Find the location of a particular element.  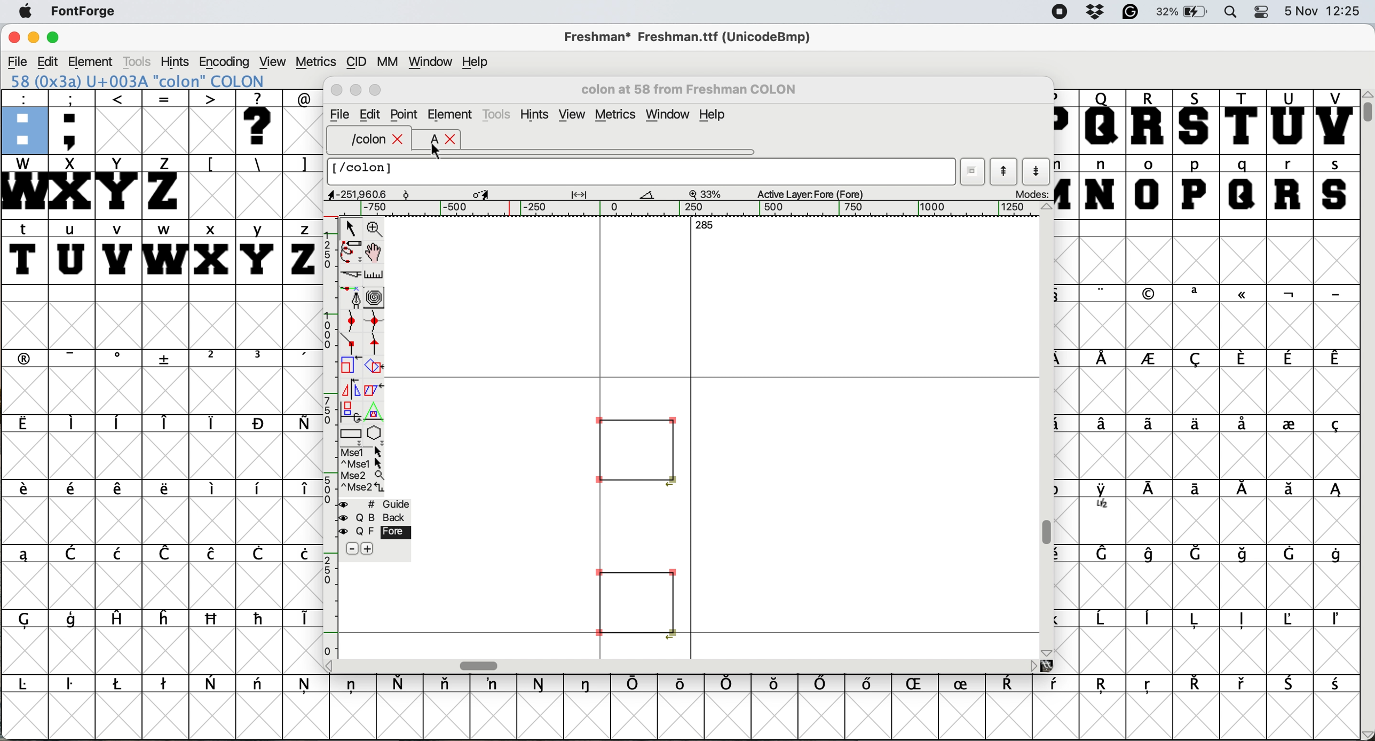

Y is located at coordinates (119, 186).